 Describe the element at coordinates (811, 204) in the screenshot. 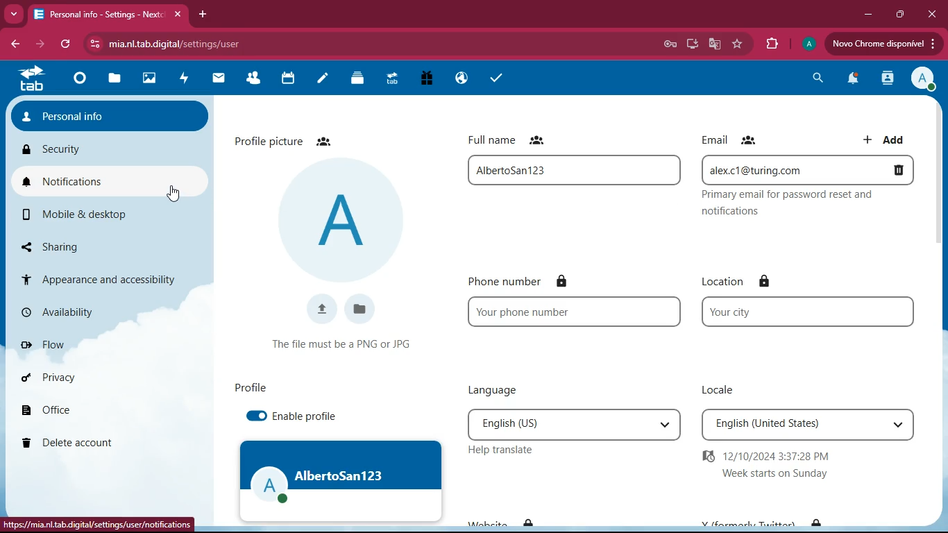

I see `description` at that location.